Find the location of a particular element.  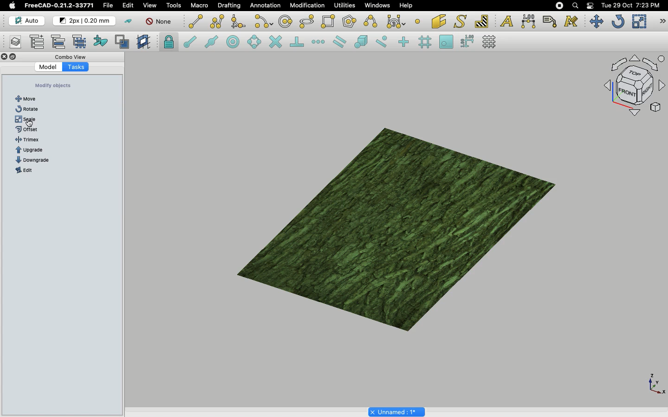

Bézier curve is located at coordinates (32, 190).